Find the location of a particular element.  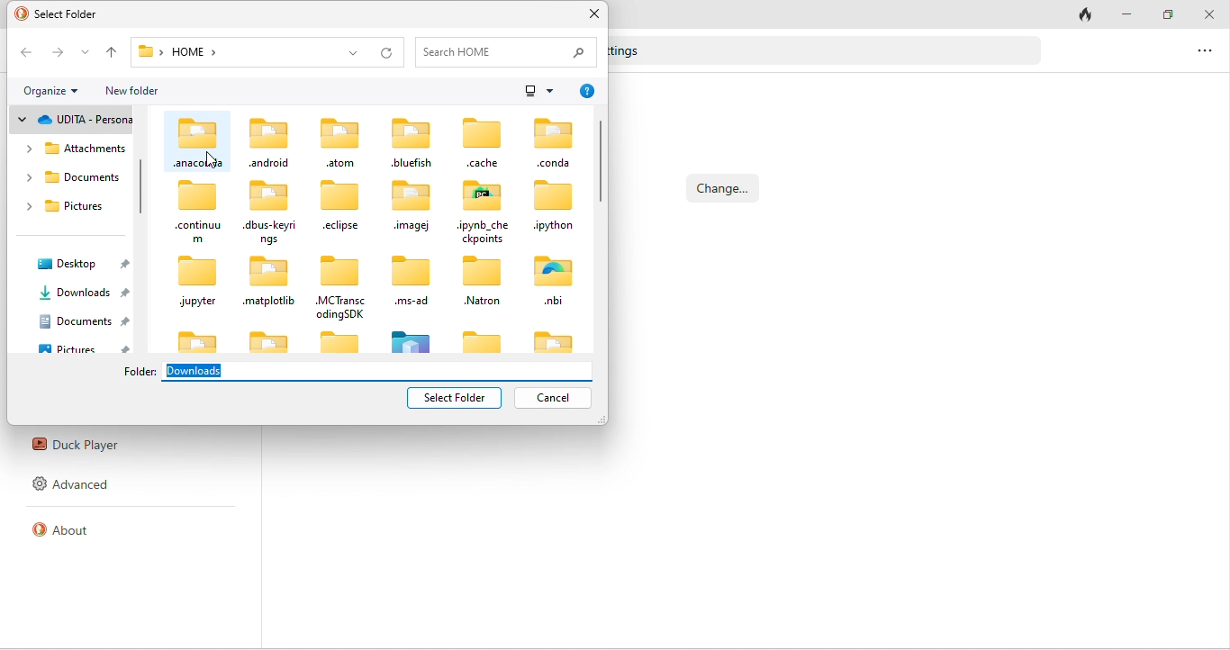

.bluefish is located at coordinates (412, 144).